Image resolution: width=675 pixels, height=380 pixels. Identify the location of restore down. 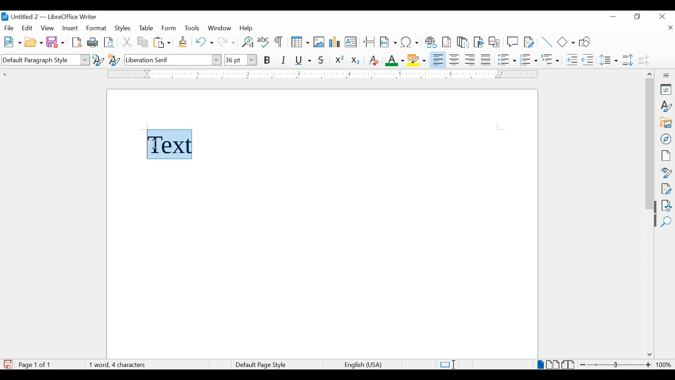
(638, 17).